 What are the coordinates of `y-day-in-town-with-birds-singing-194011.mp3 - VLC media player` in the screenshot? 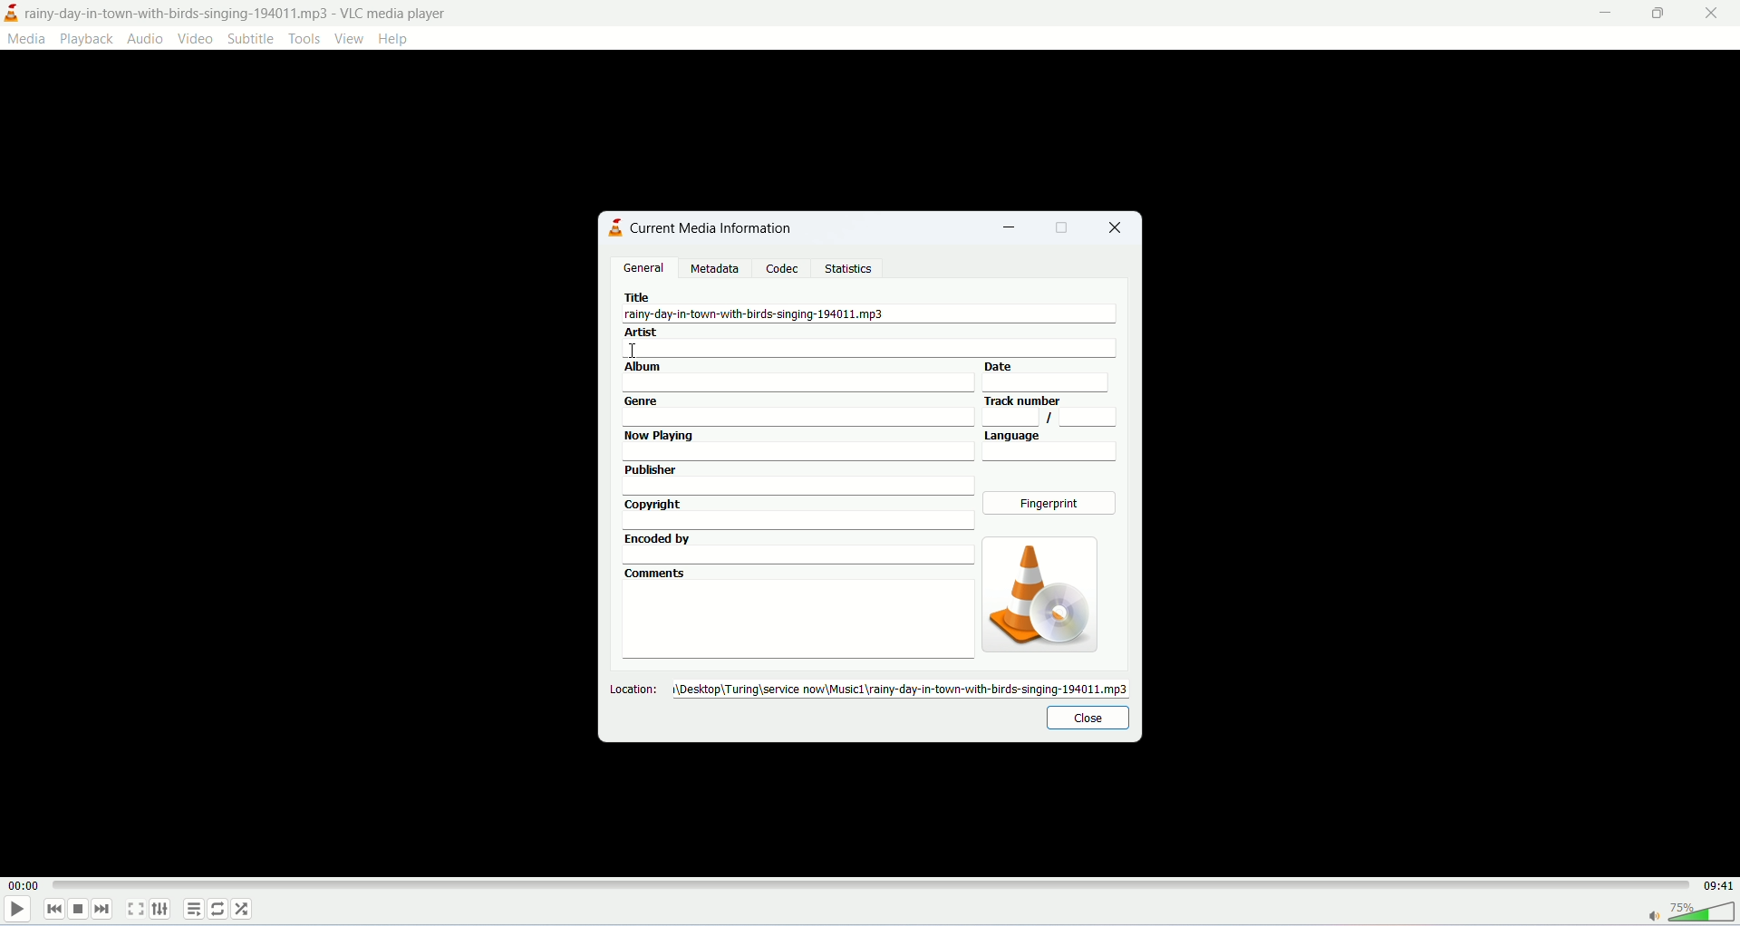 It's located at (257, 13).